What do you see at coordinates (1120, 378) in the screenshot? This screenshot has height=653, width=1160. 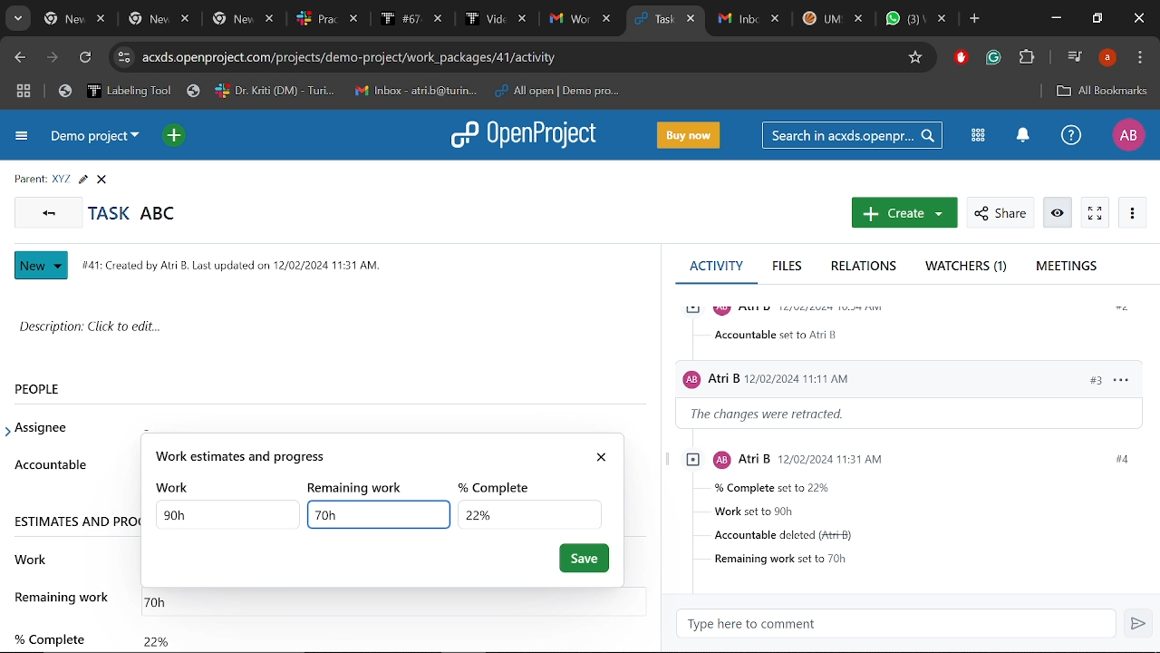 I see `options` at bounding box center [1120, 378].